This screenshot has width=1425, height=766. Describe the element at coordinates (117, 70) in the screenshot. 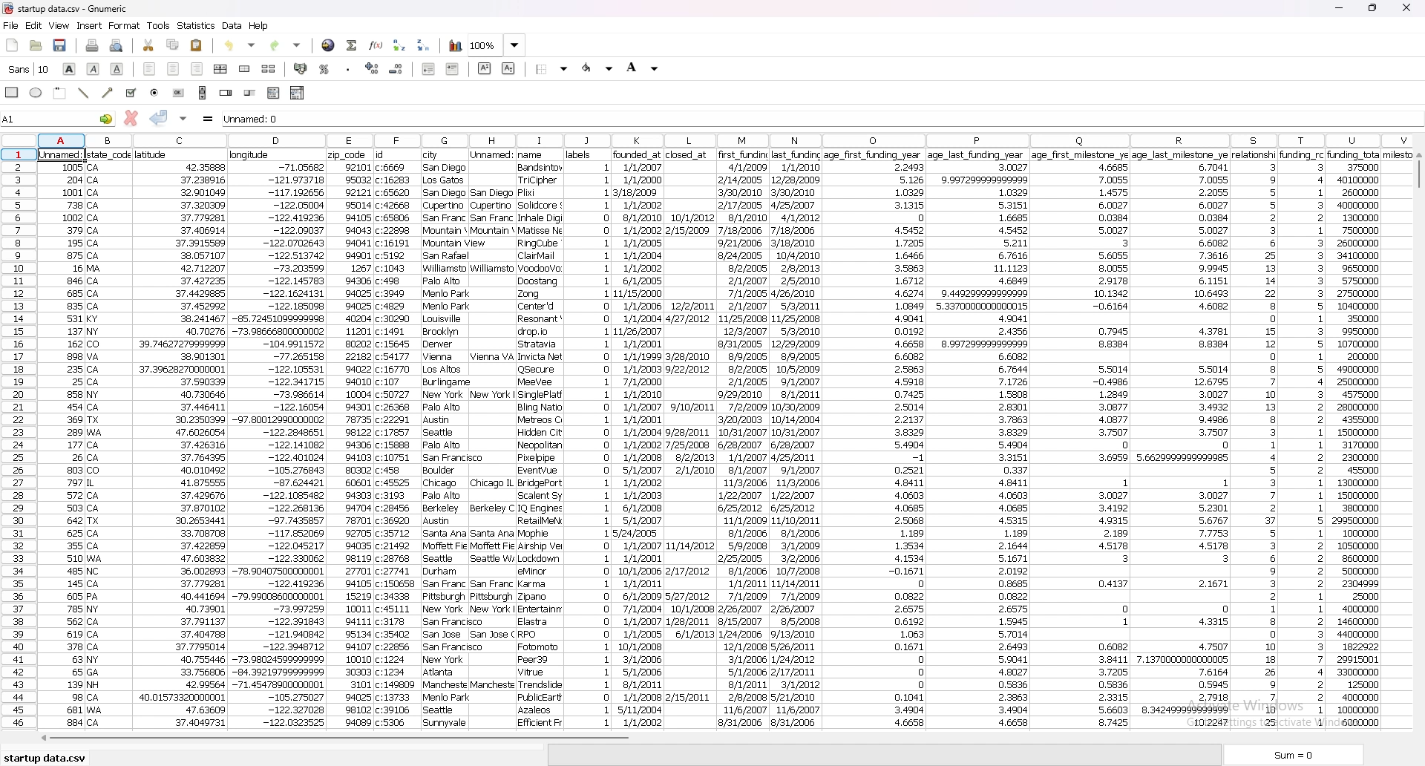

I see `underline` at that location.